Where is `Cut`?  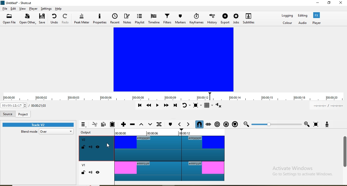 Cut is located at coordinates (94, 125).